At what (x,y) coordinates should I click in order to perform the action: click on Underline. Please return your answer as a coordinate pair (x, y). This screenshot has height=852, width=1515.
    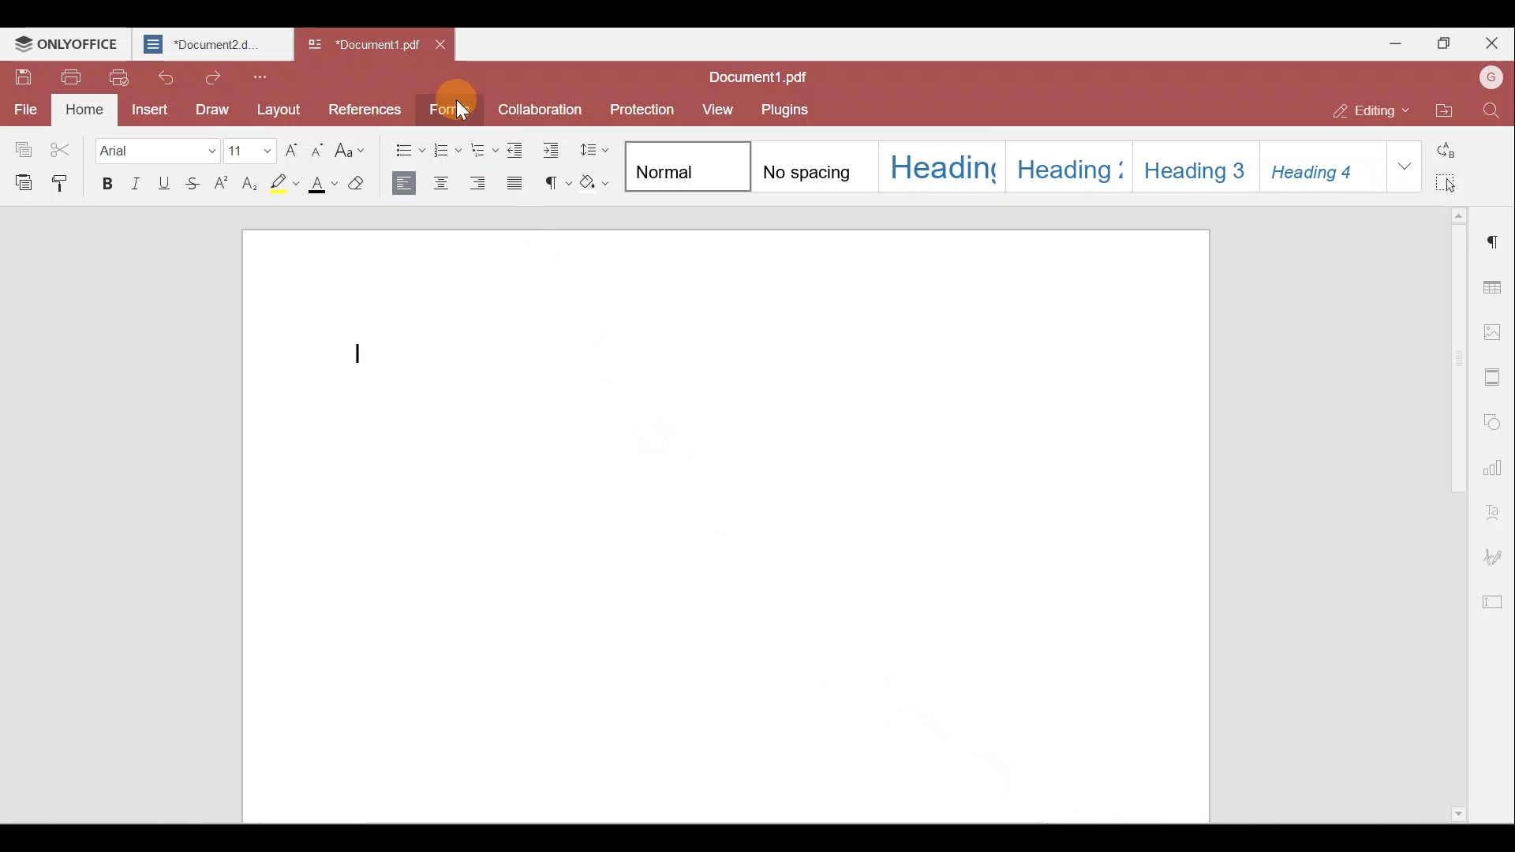
    Looking at the image, I should click on (164, 187).